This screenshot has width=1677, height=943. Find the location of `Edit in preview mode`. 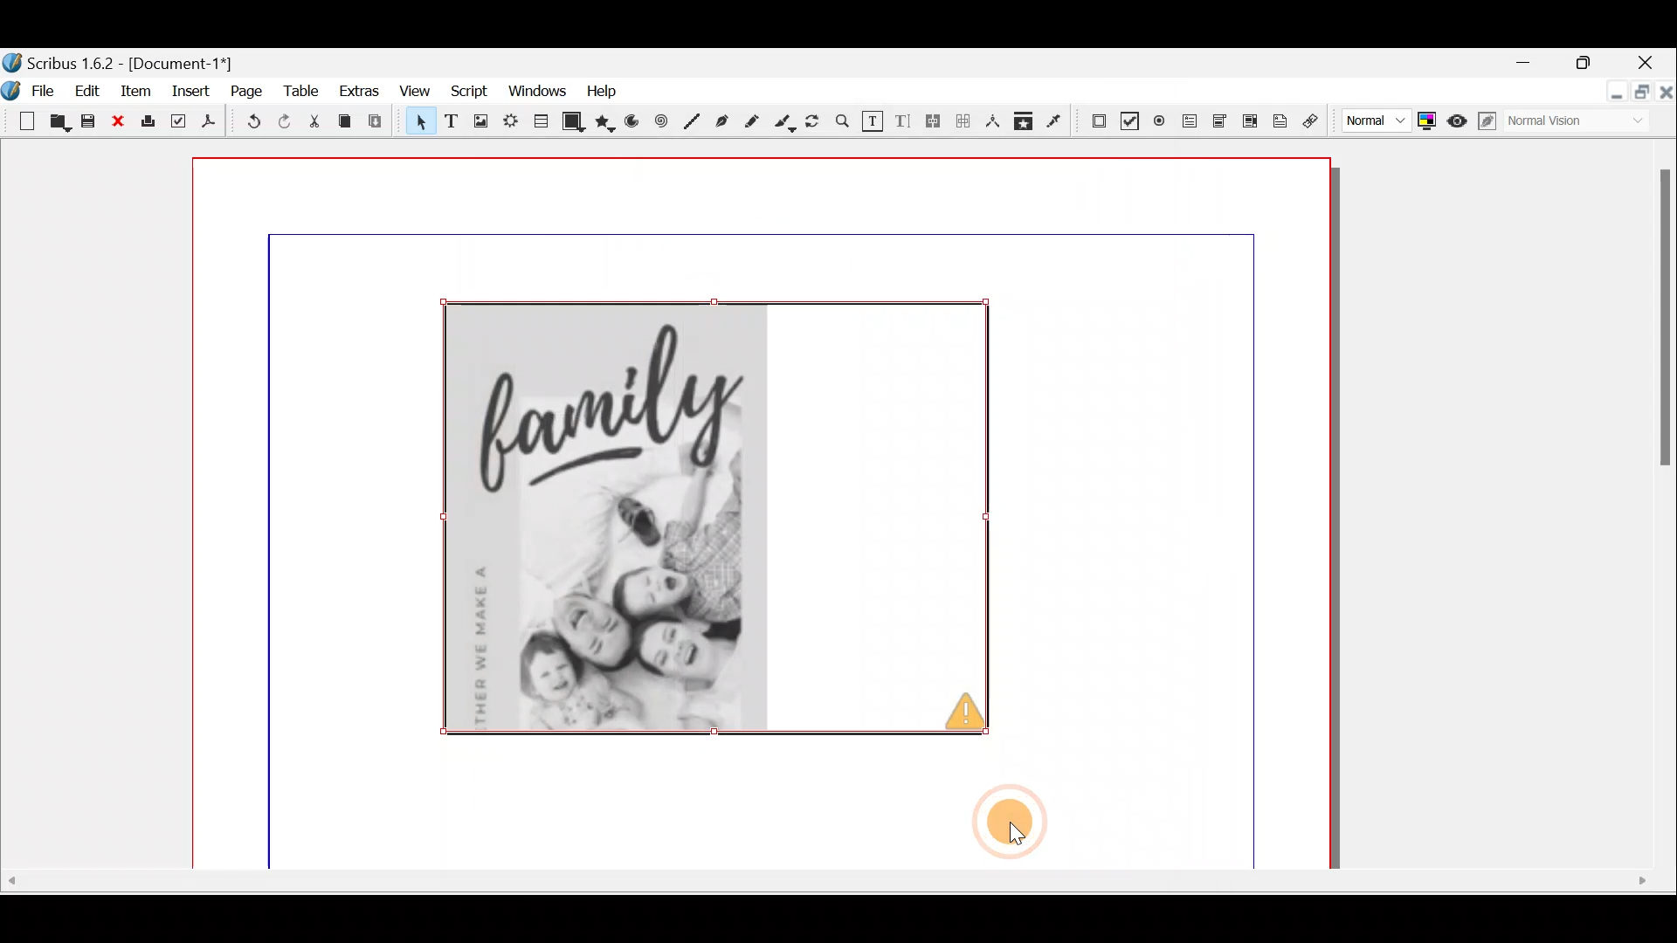

Edit in preview mode is located at coordinates (1485, 120).